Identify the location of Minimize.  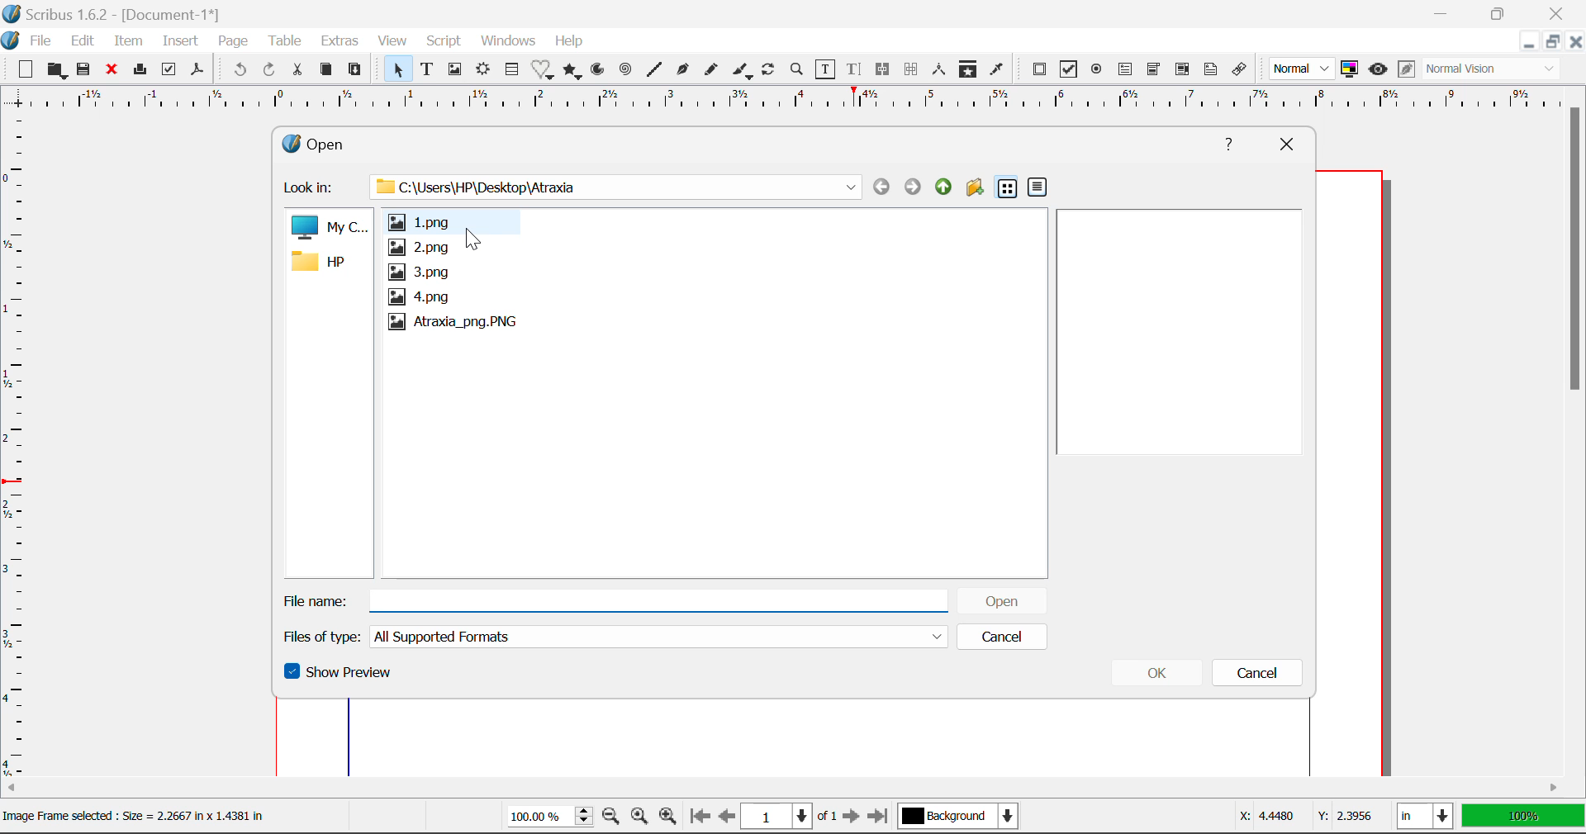
(1555, 44).